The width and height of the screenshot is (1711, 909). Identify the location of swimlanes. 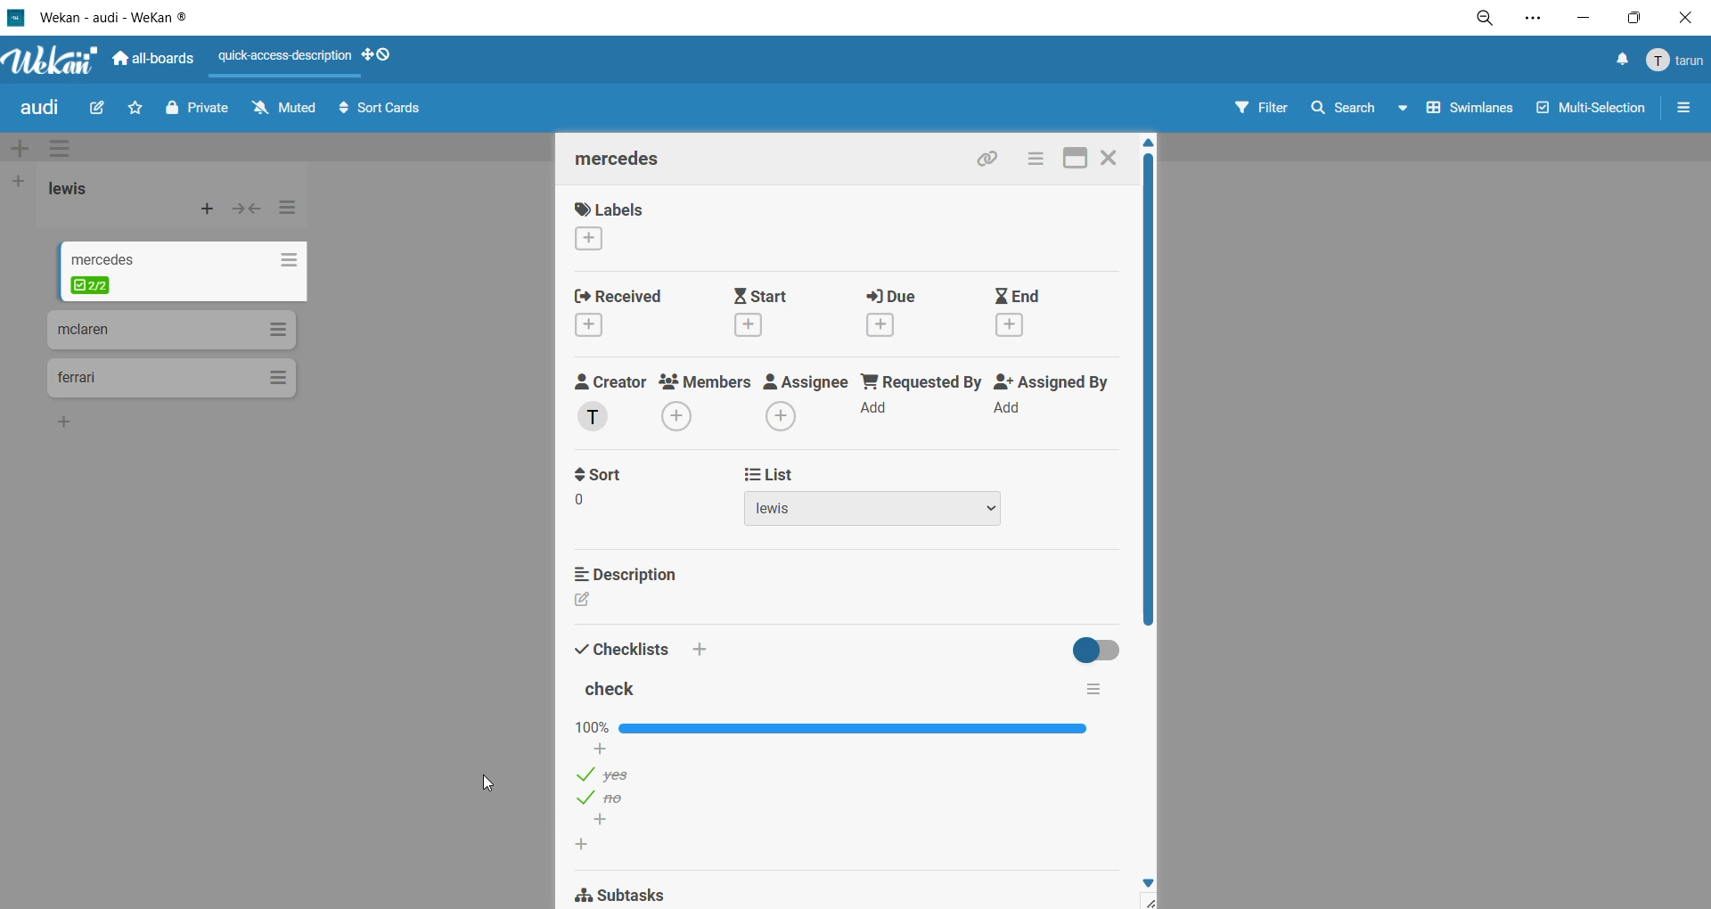
(1471, 107).